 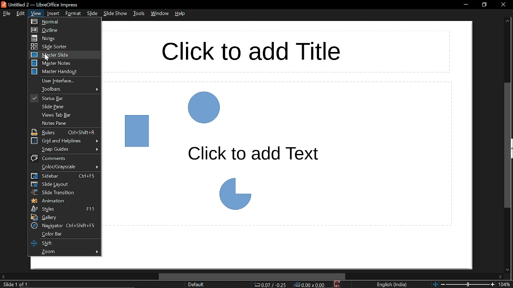 I want to click on MOve down, so click(x=508, y=270).